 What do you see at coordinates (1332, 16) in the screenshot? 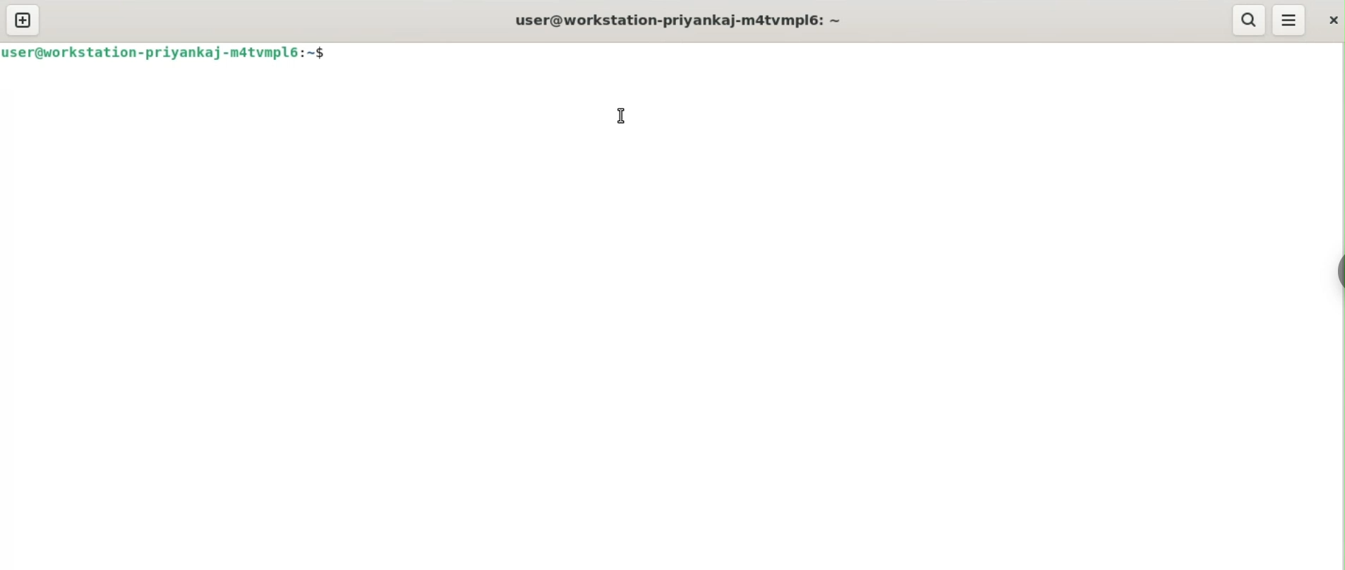
I see `close` at bounding box center [1332, 16].